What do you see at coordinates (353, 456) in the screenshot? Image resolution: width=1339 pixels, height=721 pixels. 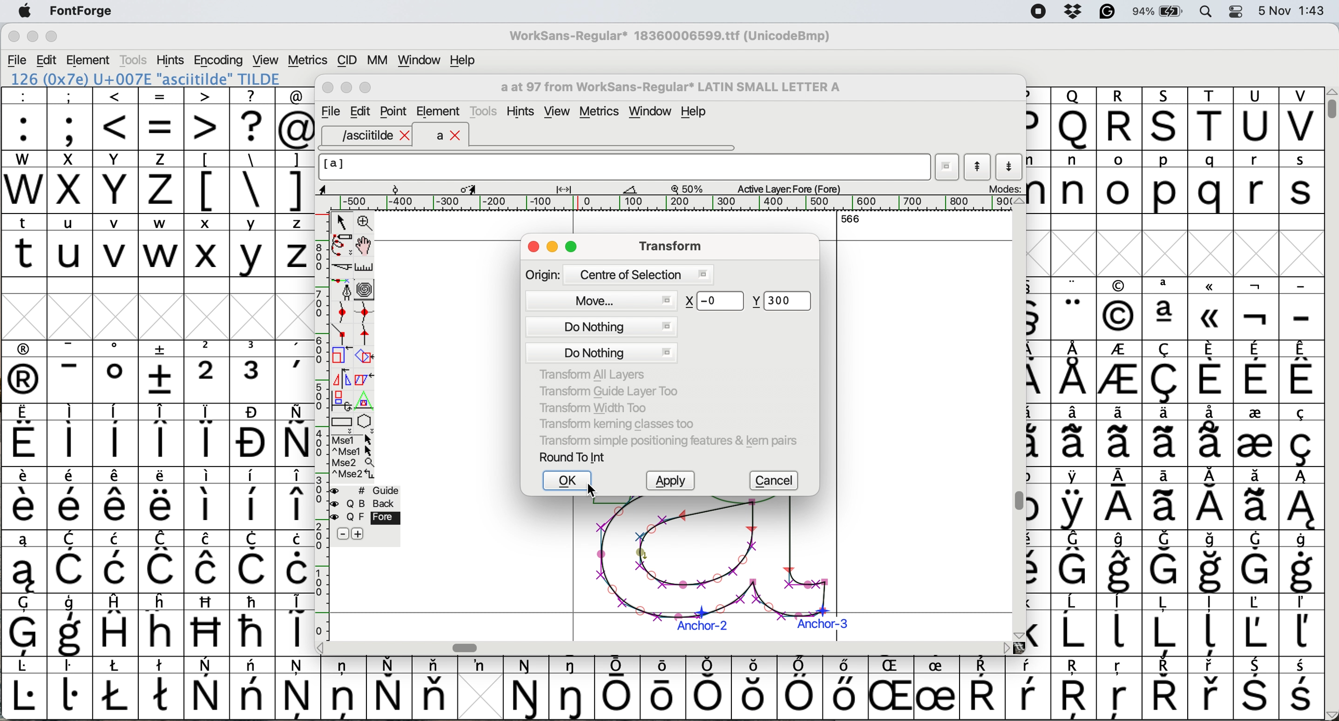 I see `more options` at bounding box center [353, 456].